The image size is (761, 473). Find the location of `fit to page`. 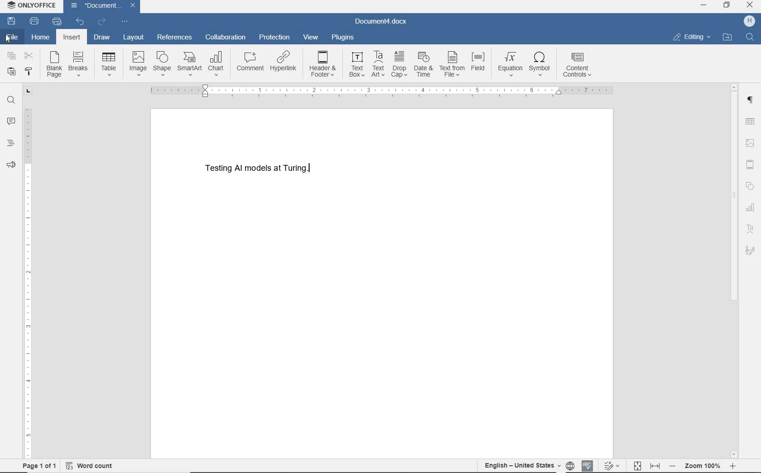

fit to page is located at coordinates (636, 466).